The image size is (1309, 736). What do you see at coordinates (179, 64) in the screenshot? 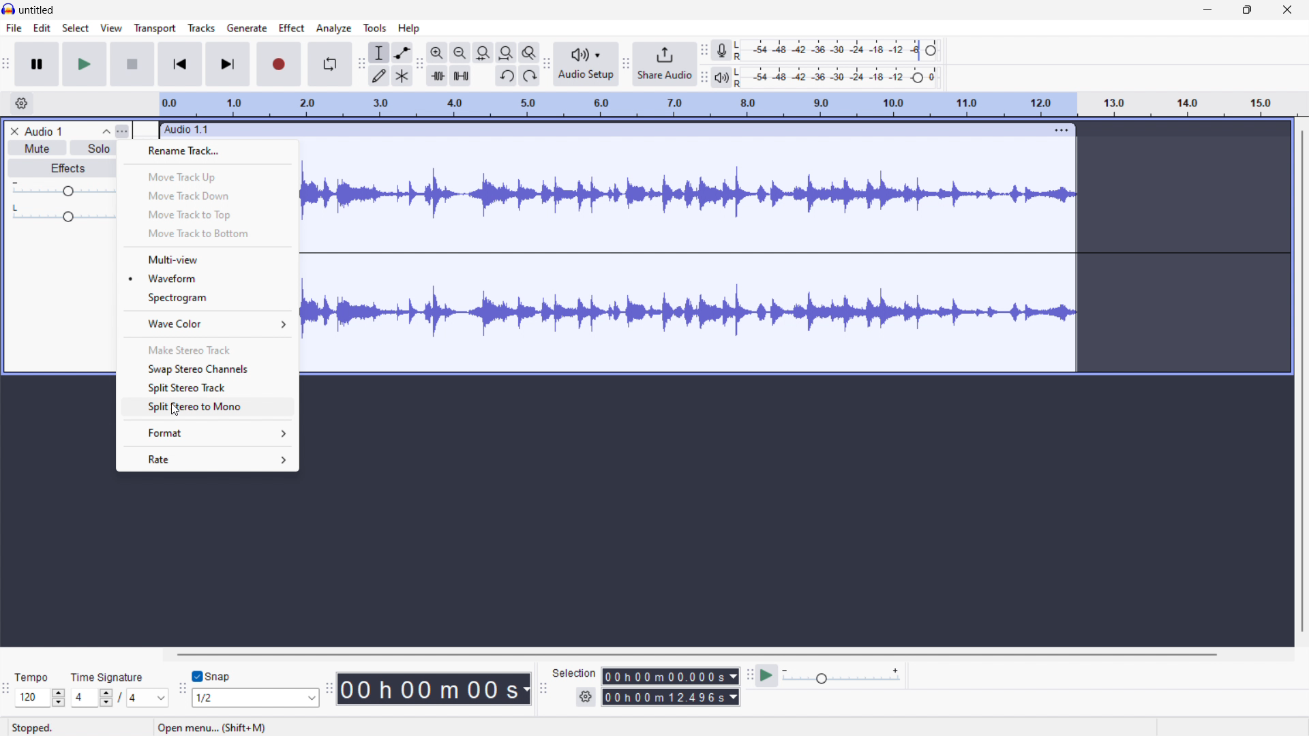
I see `skip to start` at bounding box center [179, 64].